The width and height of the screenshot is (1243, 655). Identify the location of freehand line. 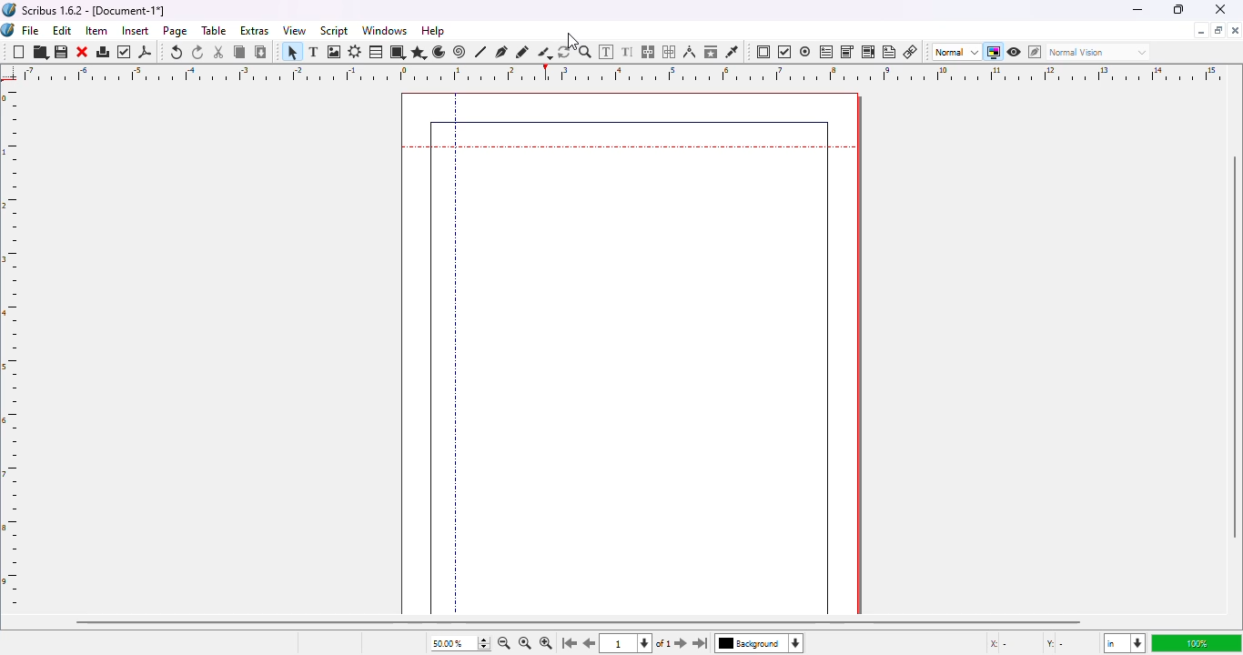
(522, 52).